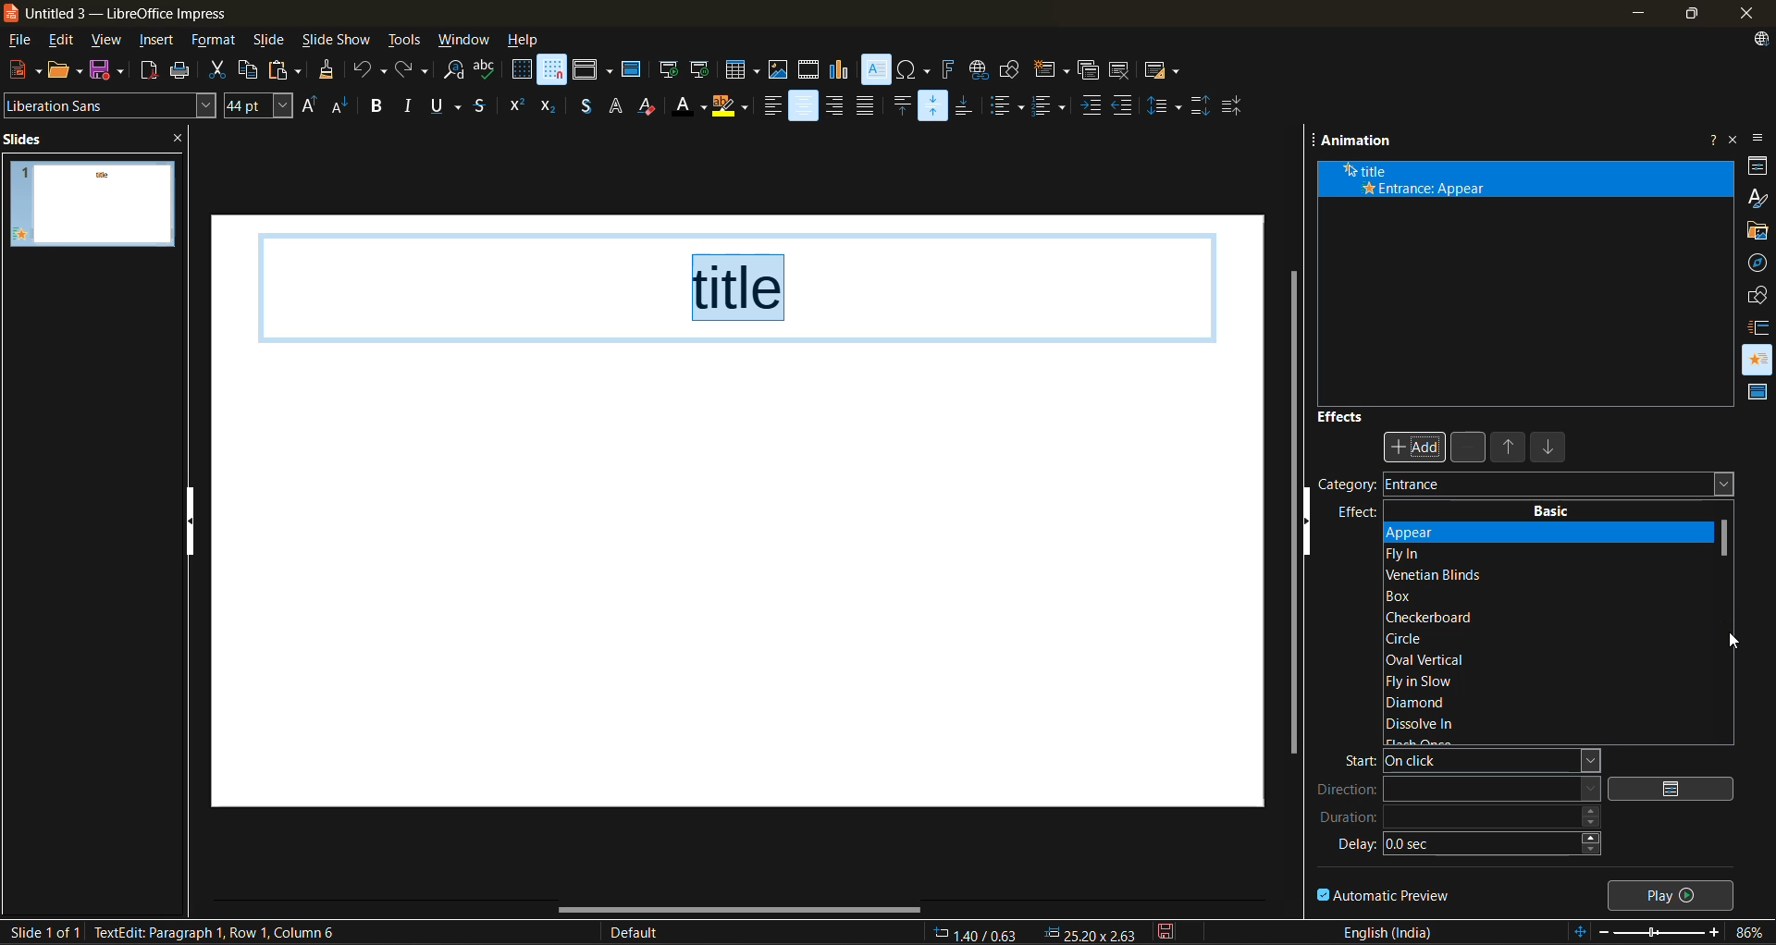  Describe the element at coordinates (742, 287) in the screenshot. I see `title` at that location.